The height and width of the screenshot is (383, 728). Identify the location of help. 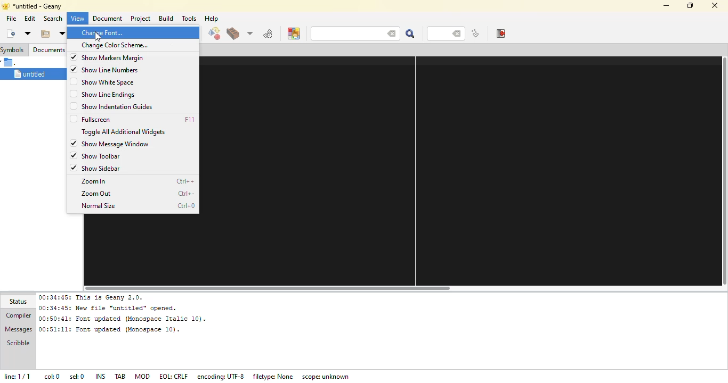
(211, 19).